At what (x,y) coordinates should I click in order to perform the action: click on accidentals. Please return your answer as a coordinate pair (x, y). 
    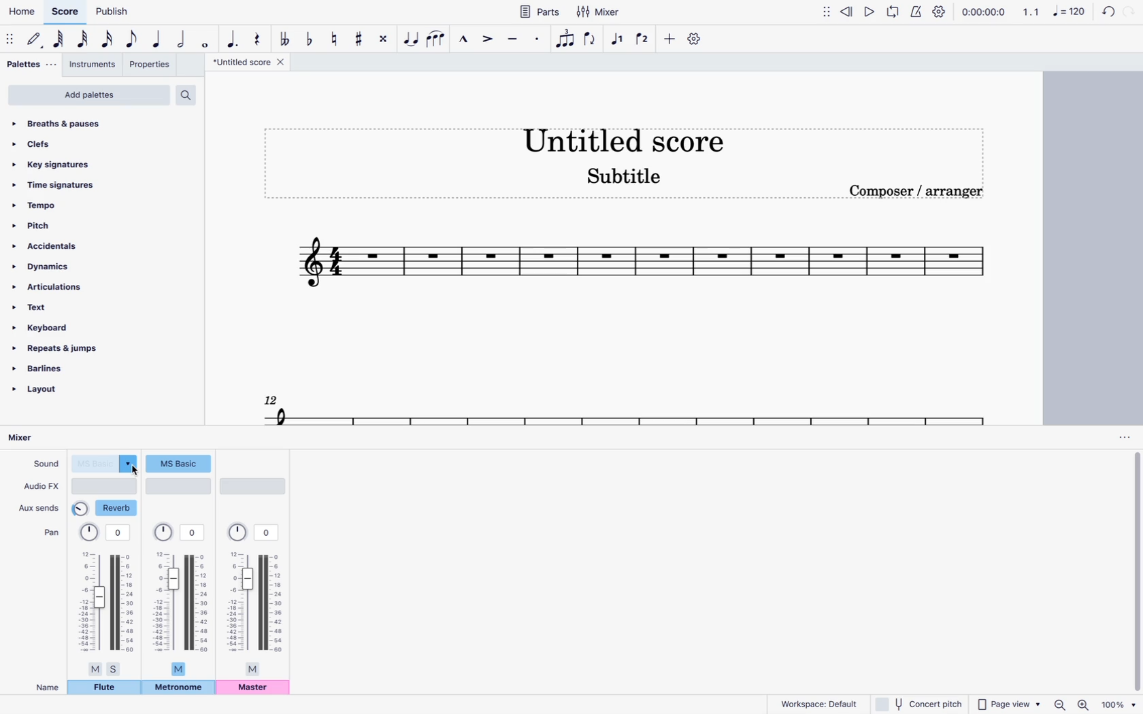
    Looking at the image, I should click on (52, 246).